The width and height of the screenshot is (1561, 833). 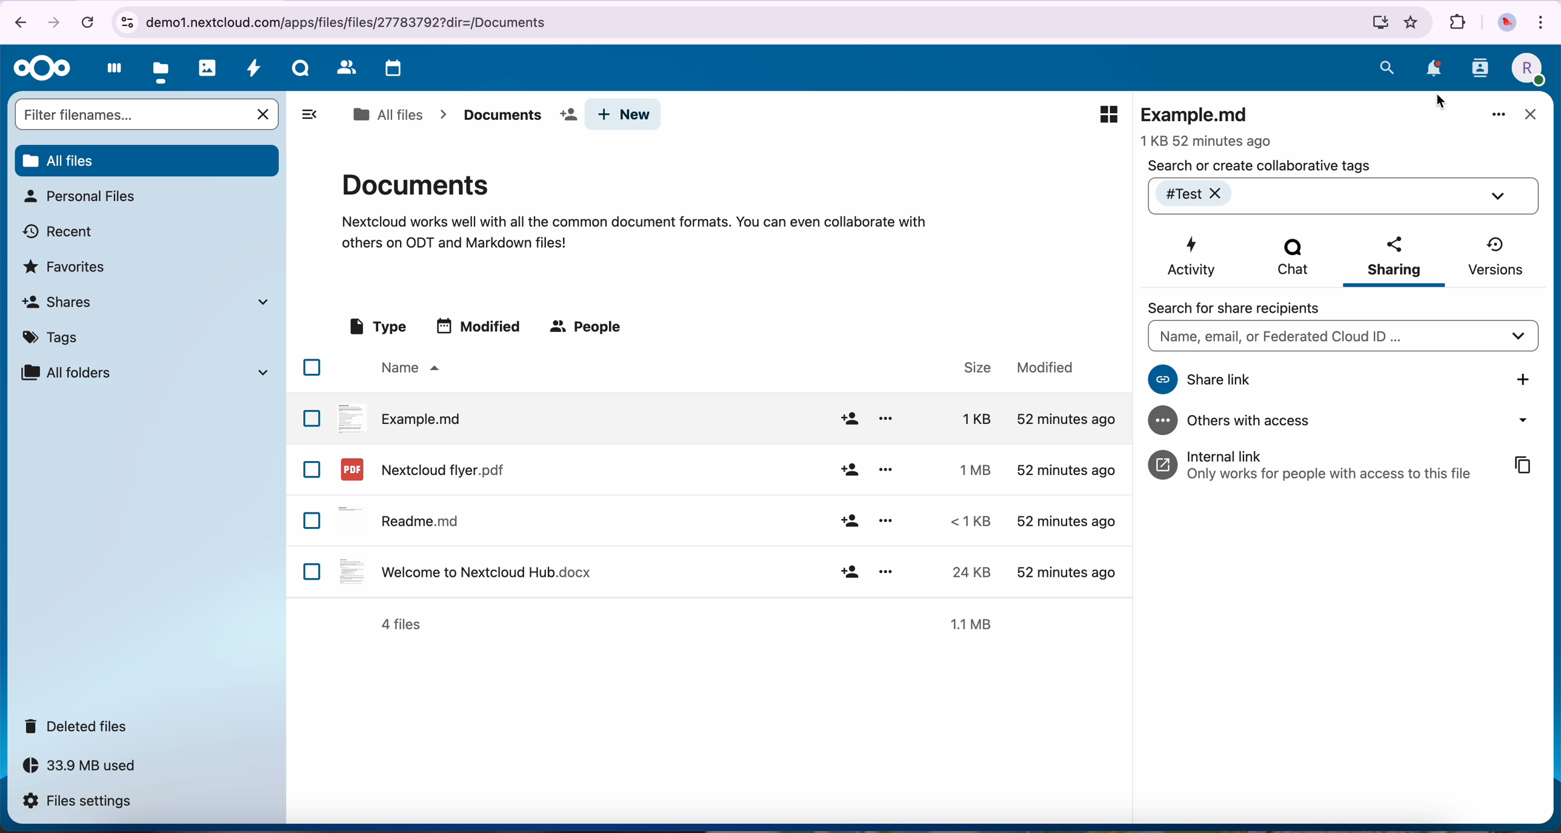 I want to click on tags, so click(x=55, y=335).